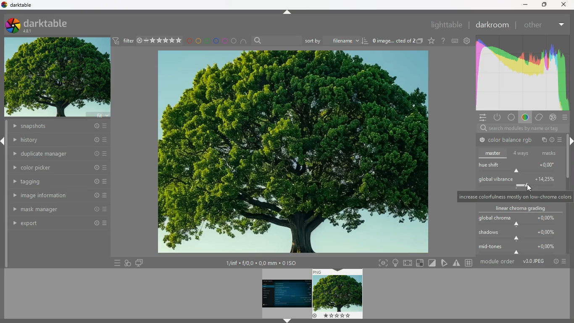 Image resolution: width=574 pixels, height=323 pixels. Describe the element at coordinates (147, 40) in the screenshot. I see `filter` at that location.